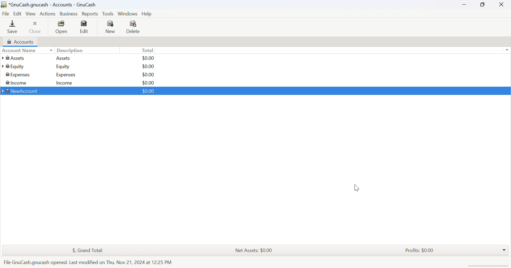 This screenshot has width=511, height=268. What do you see at coordinates (21, 92) in the screenshot?
I see `NewAccount` at bounding box center [21, 92].